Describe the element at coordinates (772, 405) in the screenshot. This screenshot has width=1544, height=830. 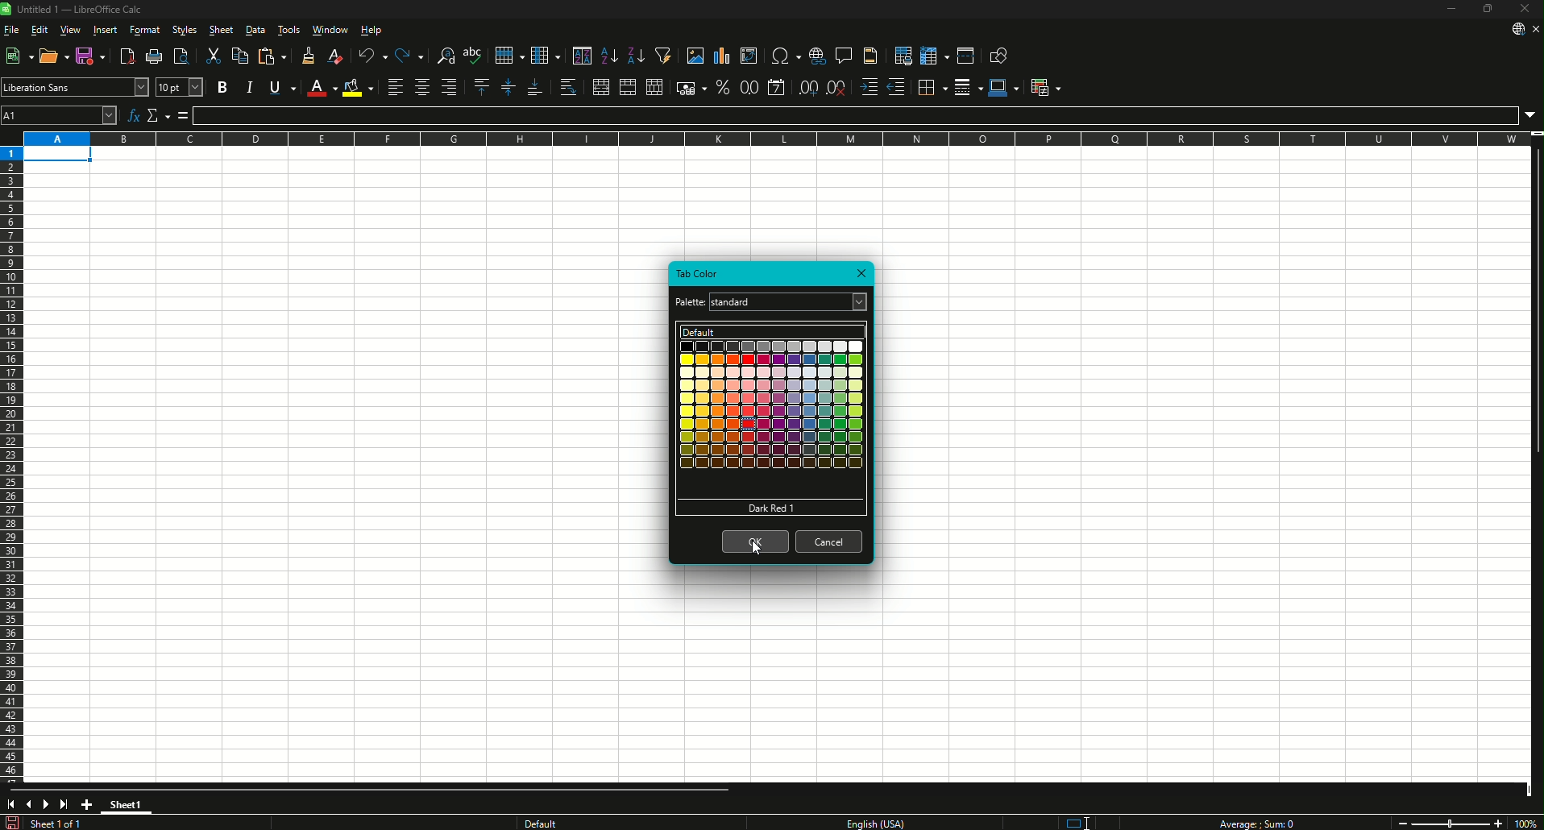
I see `Colors` at that location.